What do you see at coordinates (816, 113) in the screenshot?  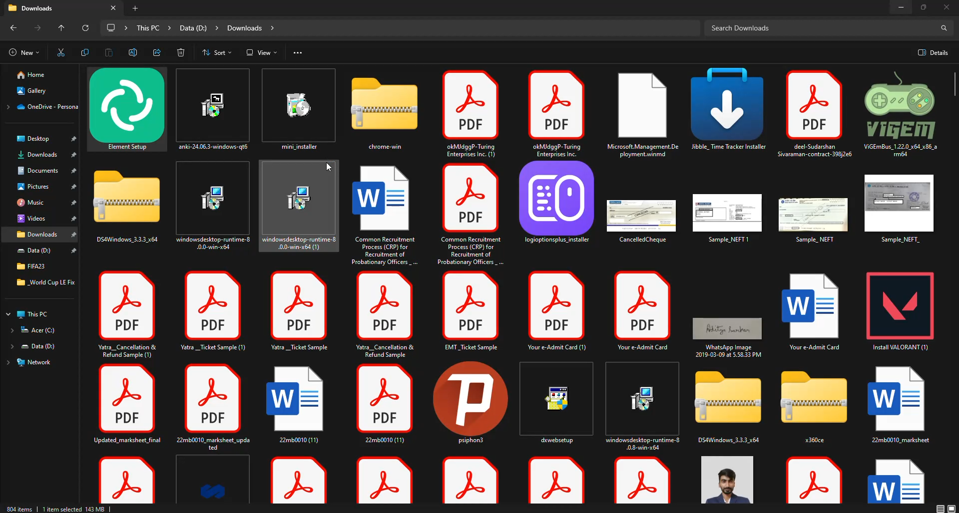 I see `file` at bounding box center [816, 113].